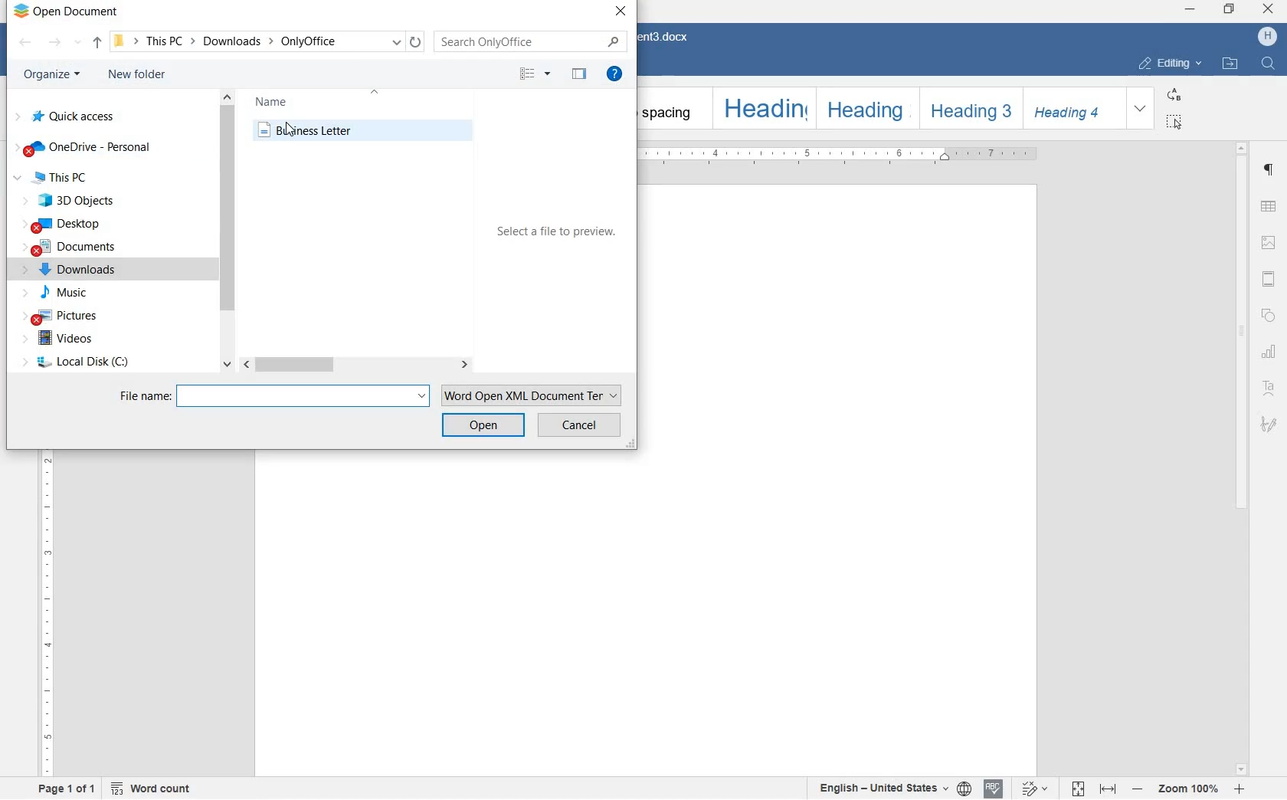 Image resolution: width=1287 pixels, height=800 pixels. What do you see at coordinates (1174, 122) in the screenshot?
I see `select all` at bounding box center [1174, 122].